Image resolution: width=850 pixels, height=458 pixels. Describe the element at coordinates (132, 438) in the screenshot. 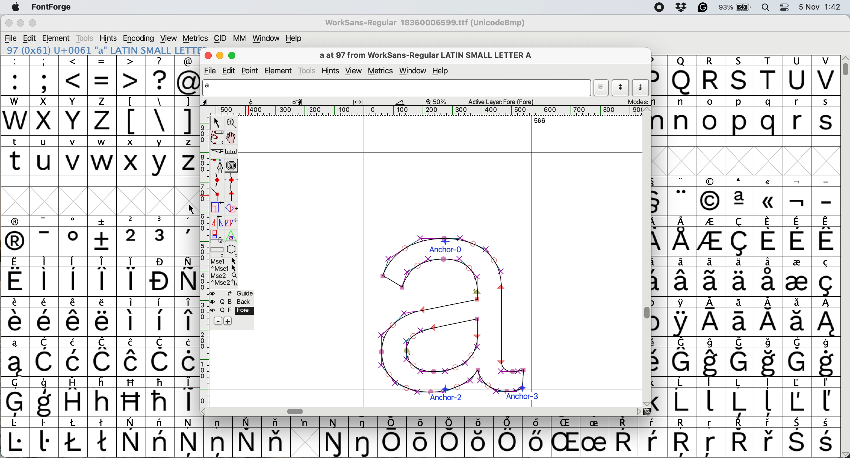

I see `symbol` at that location.